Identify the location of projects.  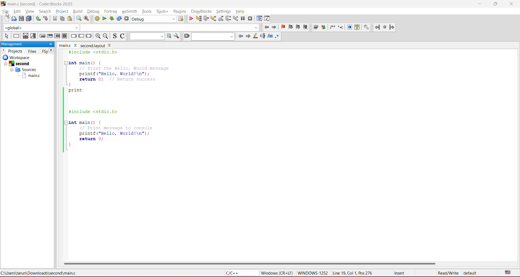
(16, 51).